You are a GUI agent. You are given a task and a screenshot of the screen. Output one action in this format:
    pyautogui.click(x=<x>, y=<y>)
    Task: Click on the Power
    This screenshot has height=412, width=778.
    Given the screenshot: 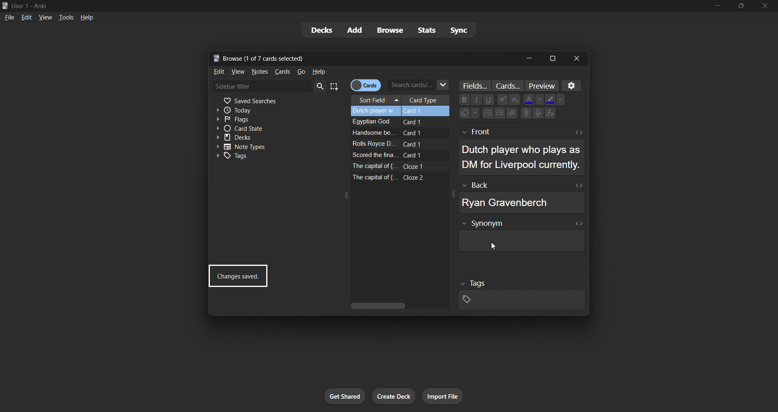 What is the action you would take?
    pyautogui.click(x=502, y=99)
    